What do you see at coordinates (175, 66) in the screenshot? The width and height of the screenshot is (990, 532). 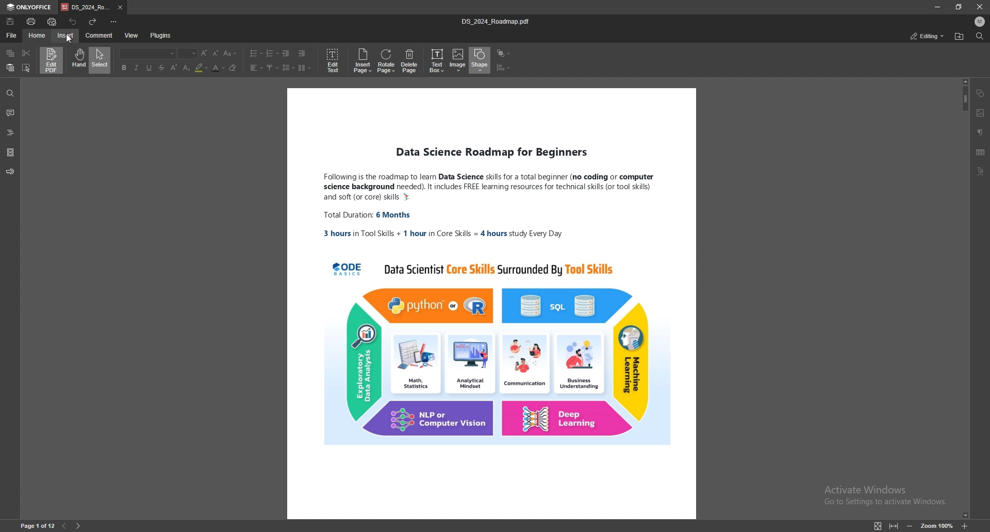 I see `superscript` at bounding box center [175, 66].